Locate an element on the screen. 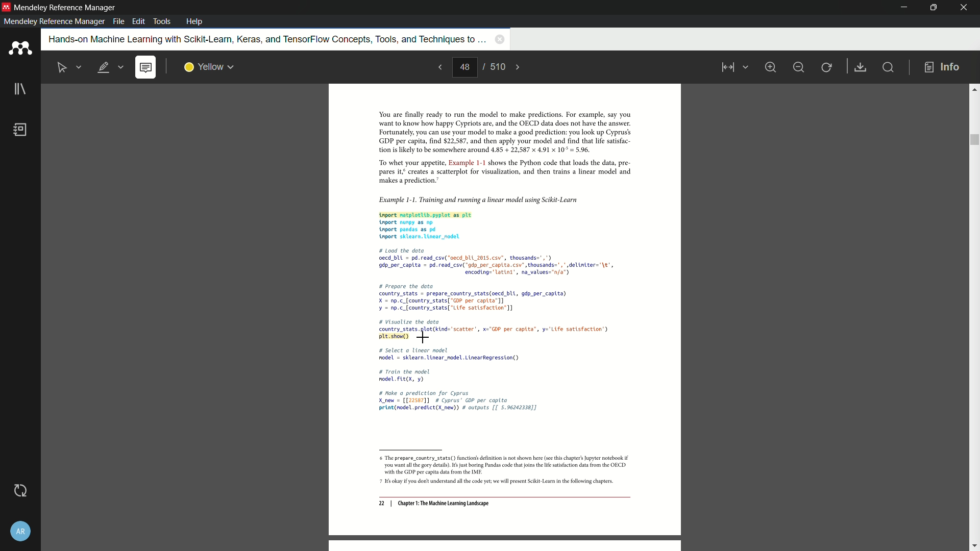 The width and height of the screenshot is (980, 551). zoom in is located at coordinates (770, 67).